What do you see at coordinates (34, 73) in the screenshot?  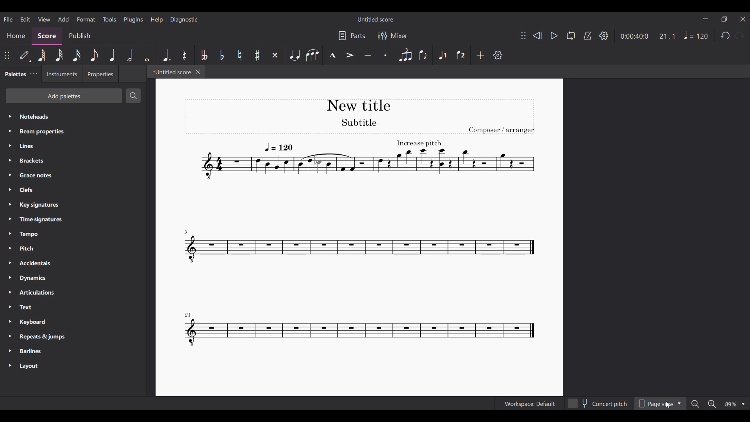 I see `Palette settings` at bounding box center [34, 73].